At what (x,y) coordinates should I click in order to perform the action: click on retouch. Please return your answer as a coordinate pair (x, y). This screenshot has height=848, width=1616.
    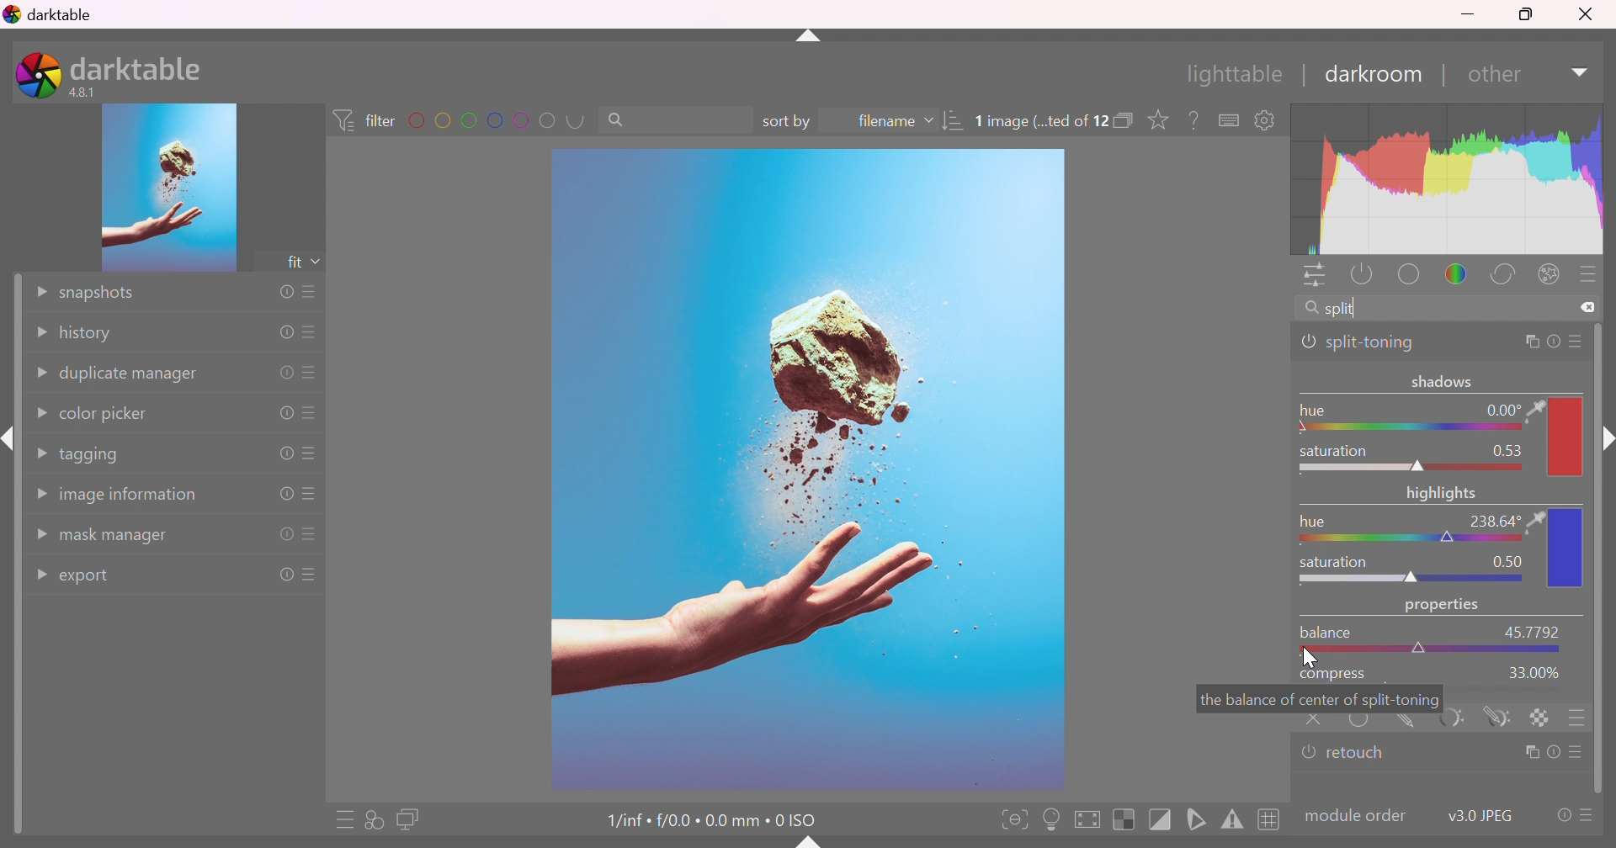
    Looking at the image, I should click on (1353, 750).